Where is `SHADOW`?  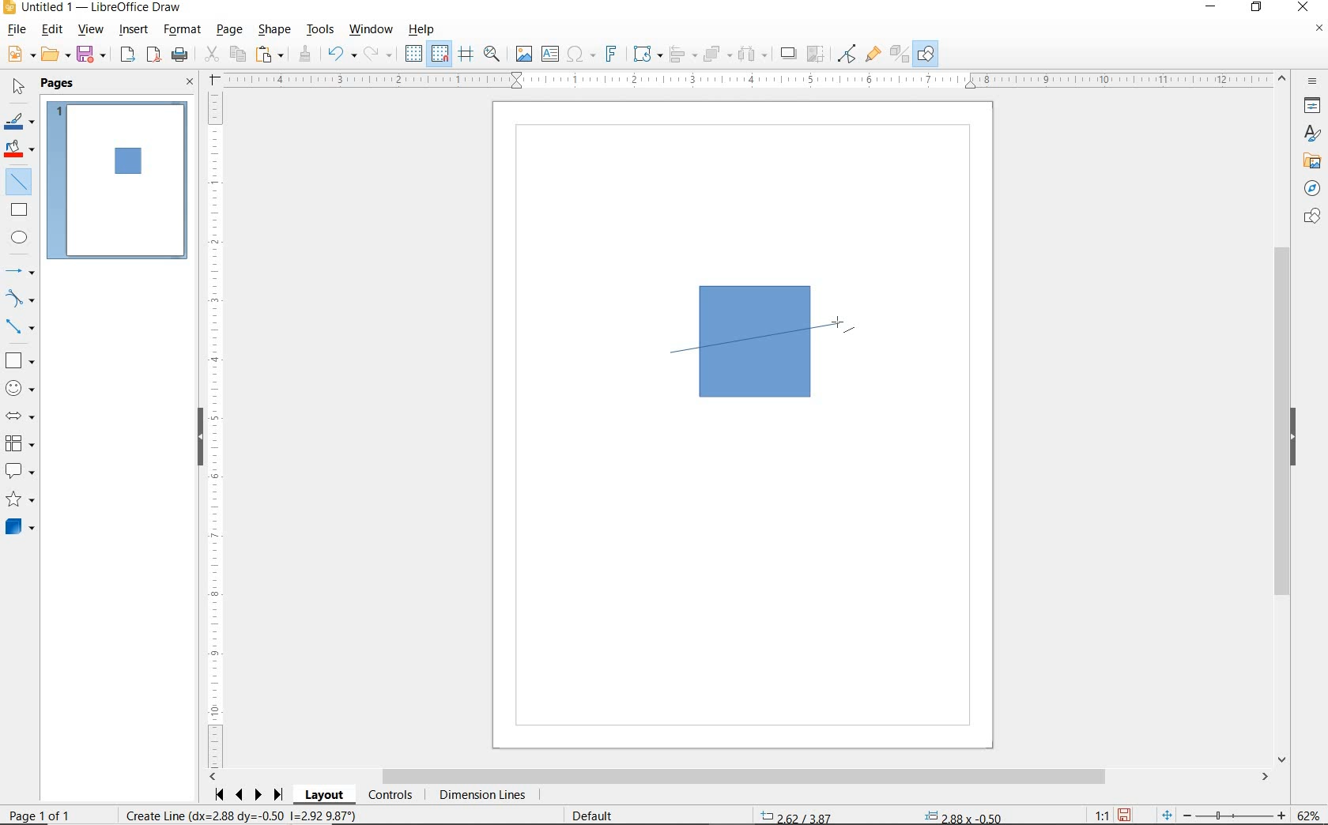 SHADOW is located at coordinates (789, 54).